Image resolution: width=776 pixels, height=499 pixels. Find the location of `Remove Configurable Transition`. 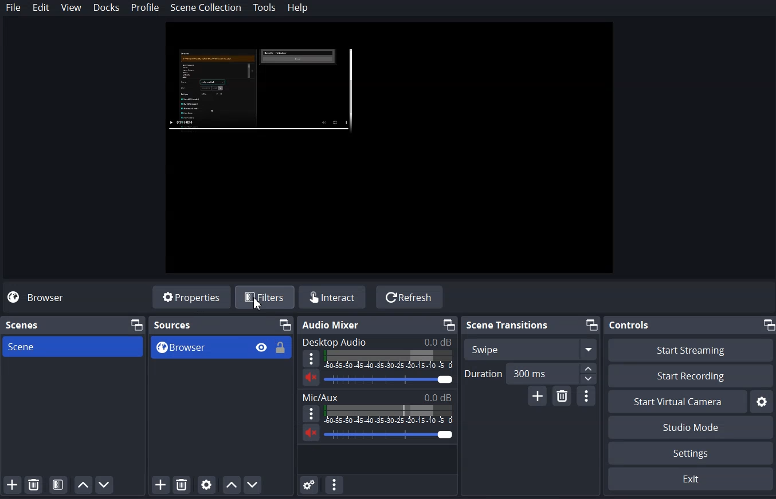

Remove Configurable Transition is located at coordinates (562, 396).